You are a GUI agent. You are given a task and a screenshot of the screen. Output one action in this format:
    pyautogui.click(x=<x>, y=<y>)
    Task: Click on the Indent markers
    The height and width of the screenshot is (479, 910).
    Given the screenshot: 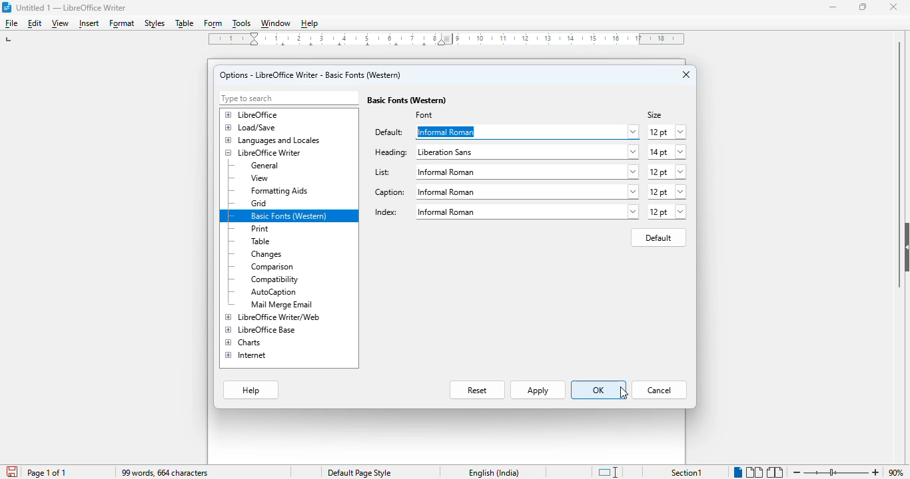 What is the action you would take?
    pyautogui.click(x=254, y=39)
    